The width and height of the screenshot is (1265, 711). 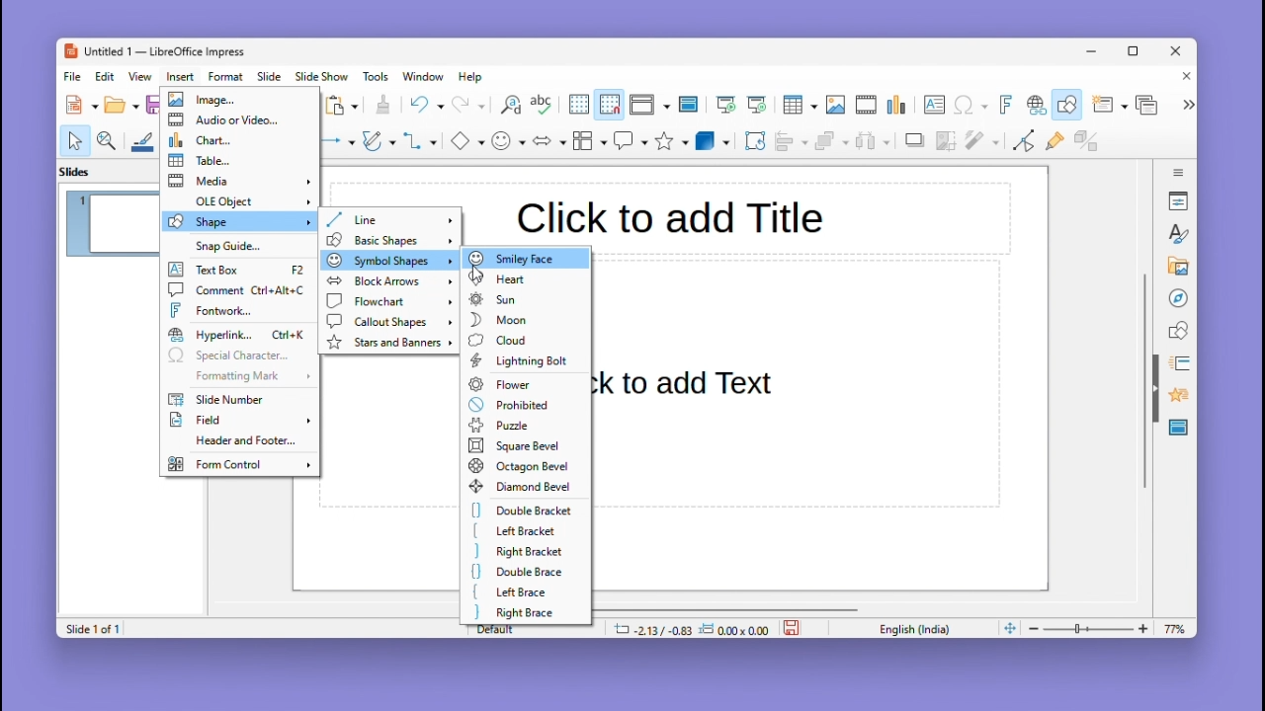 I want to click on paste, so click(x=343, y=106).